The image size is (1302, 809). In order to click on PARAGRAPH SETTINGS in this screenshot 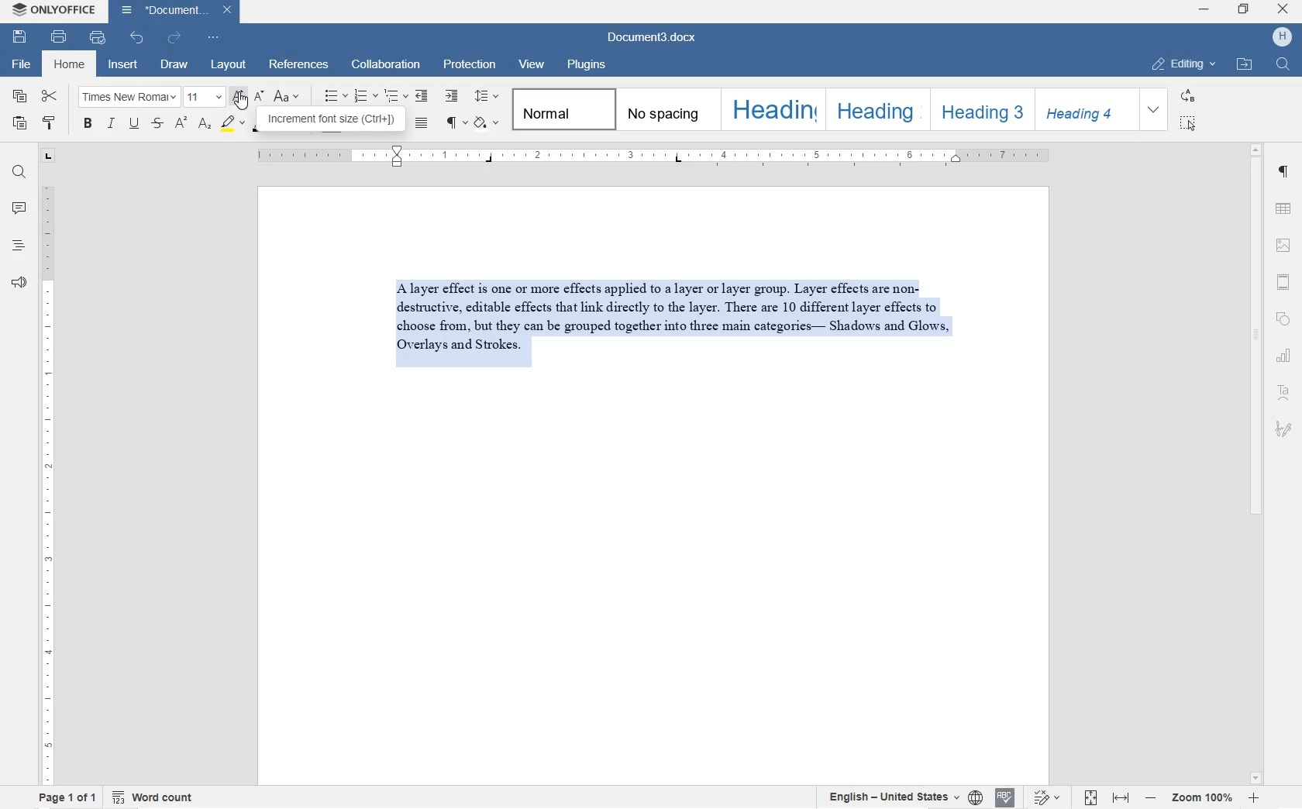, I will do `click(1284, 171)`.